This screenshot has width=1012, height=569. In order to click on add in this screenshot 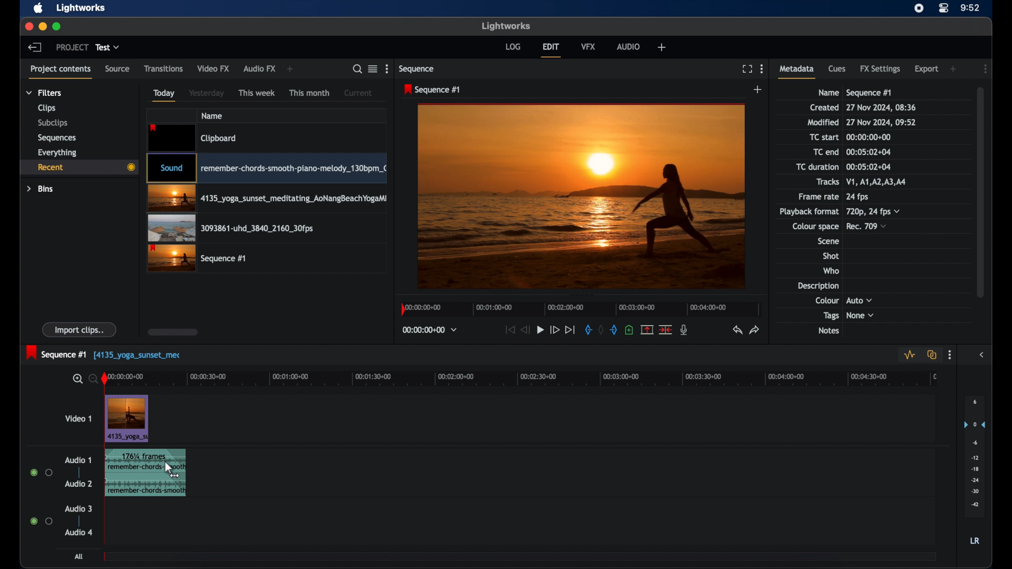, I will do `click(291, 69)`.